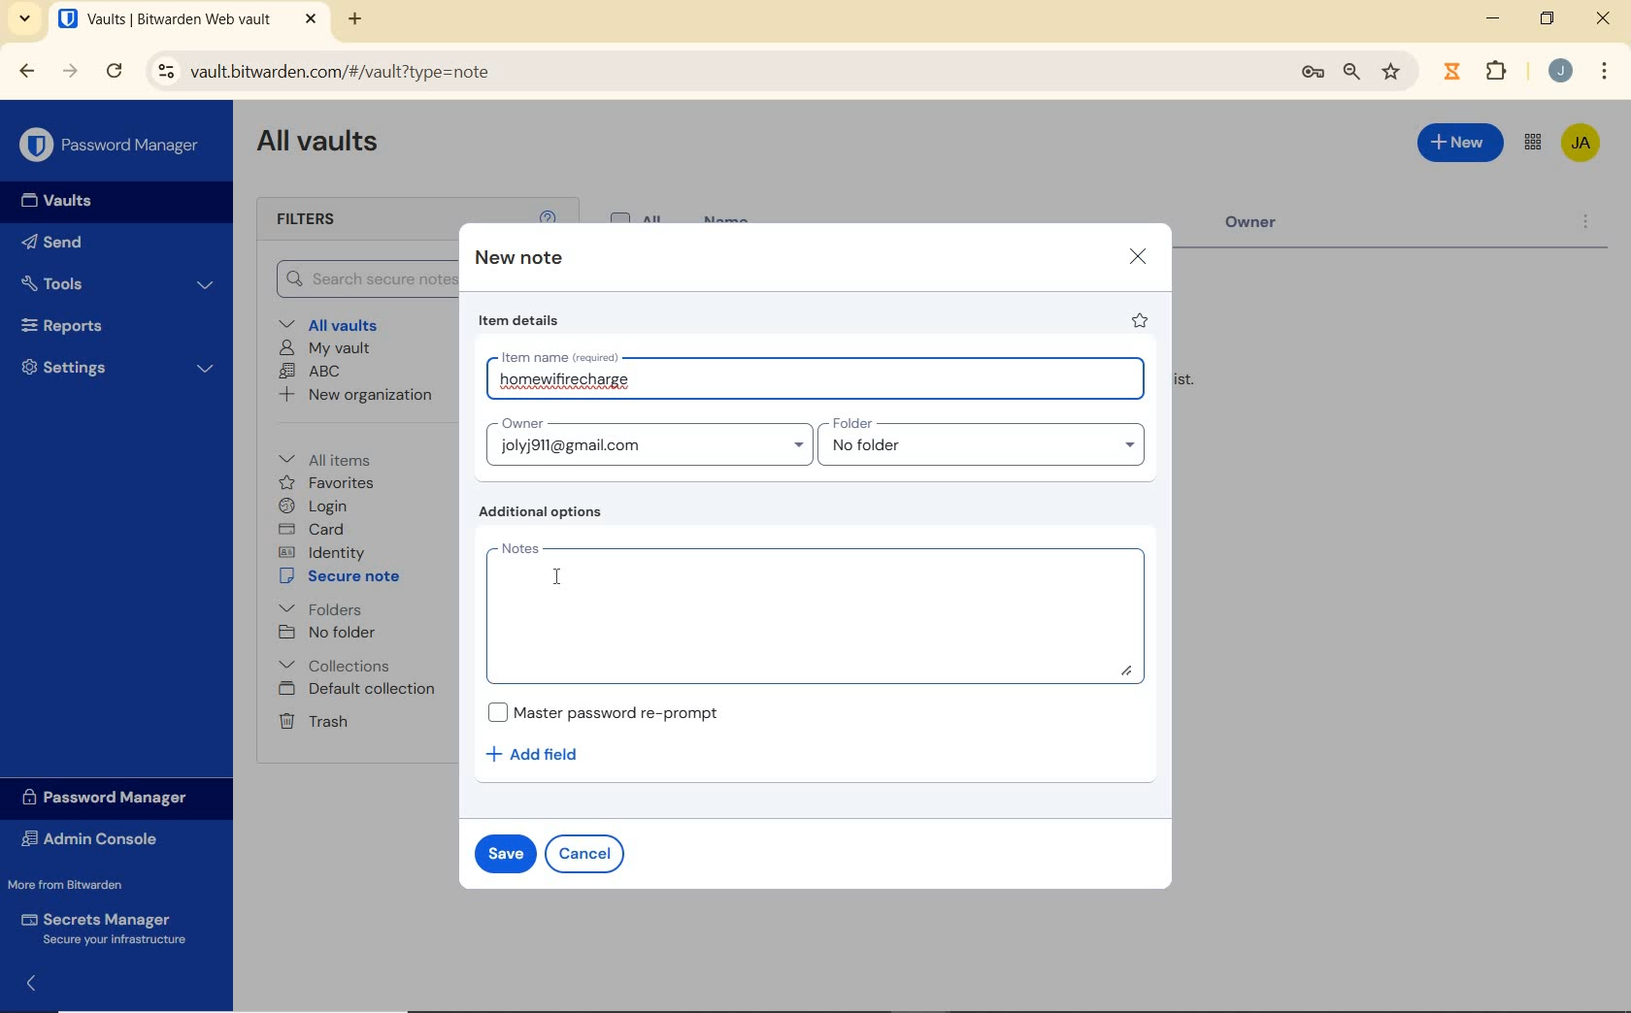 Image resolution: width=1631 pixels, height=1013 pixels. Describe the element at coordinates (114, 799) in the screenshot. I see `Password Manager` at that location.